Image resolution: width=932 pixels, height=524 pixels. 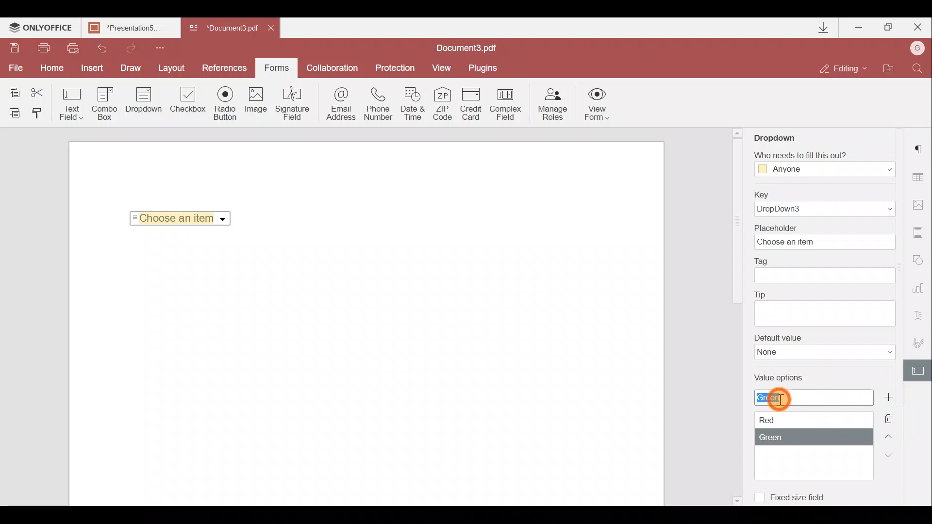 I want to click on Insert, so click(x=94, y=68).